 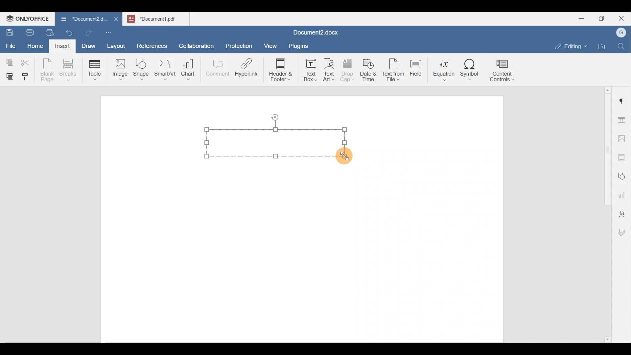 I want to click on Close, so click(x=622, y=19).